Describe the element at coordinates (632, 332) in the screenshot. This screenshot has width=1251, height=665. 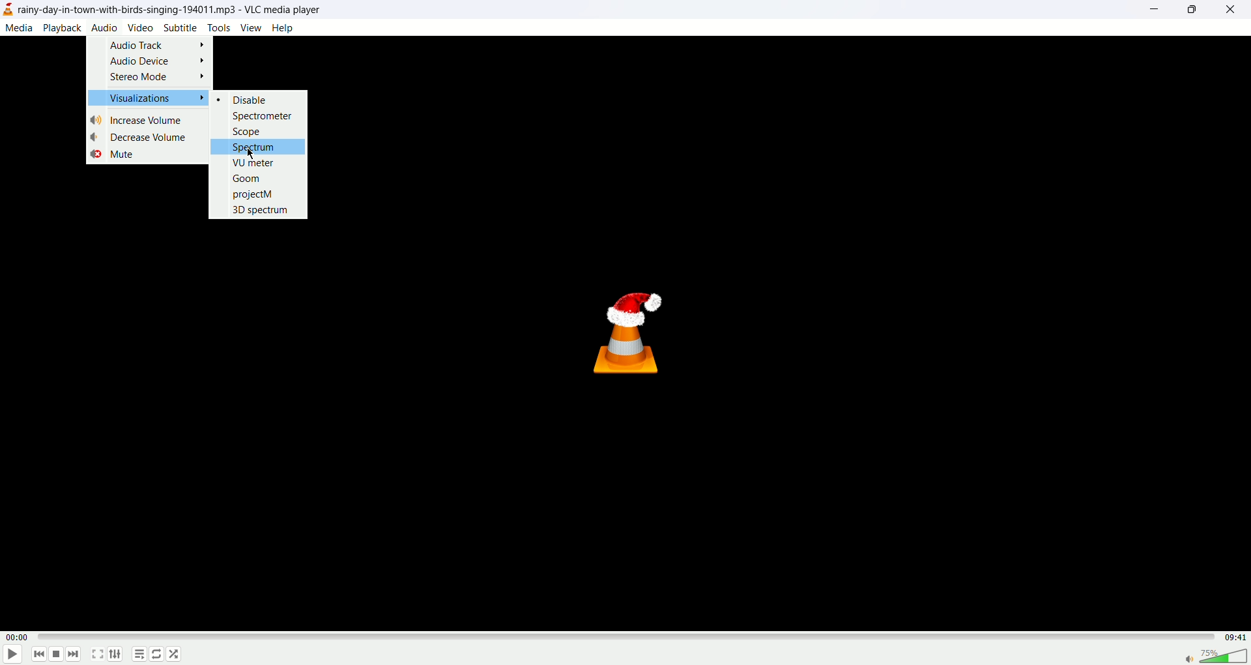
I see `VLC Icon` at that location.